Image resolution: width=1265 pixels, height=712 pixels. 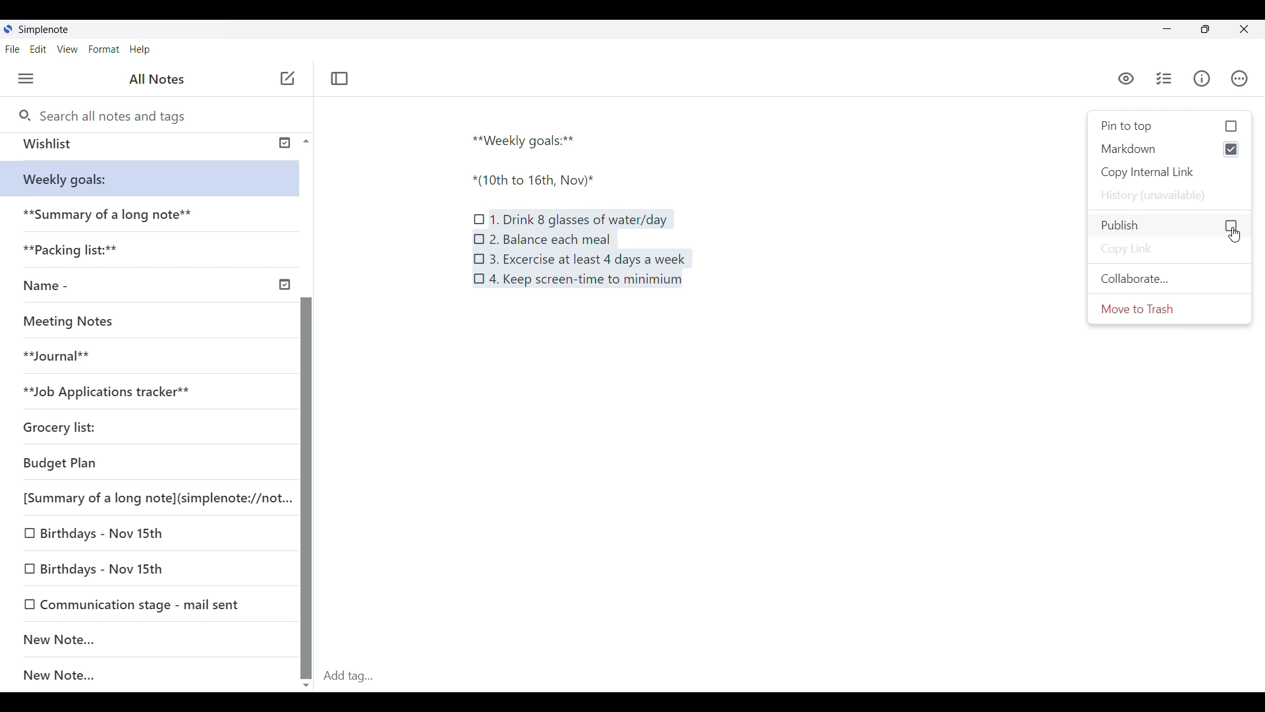 What do you see at coordinates (1237, 235) in the screenshot?
I see `Selection cursor` at bounding box center [1237, 235].